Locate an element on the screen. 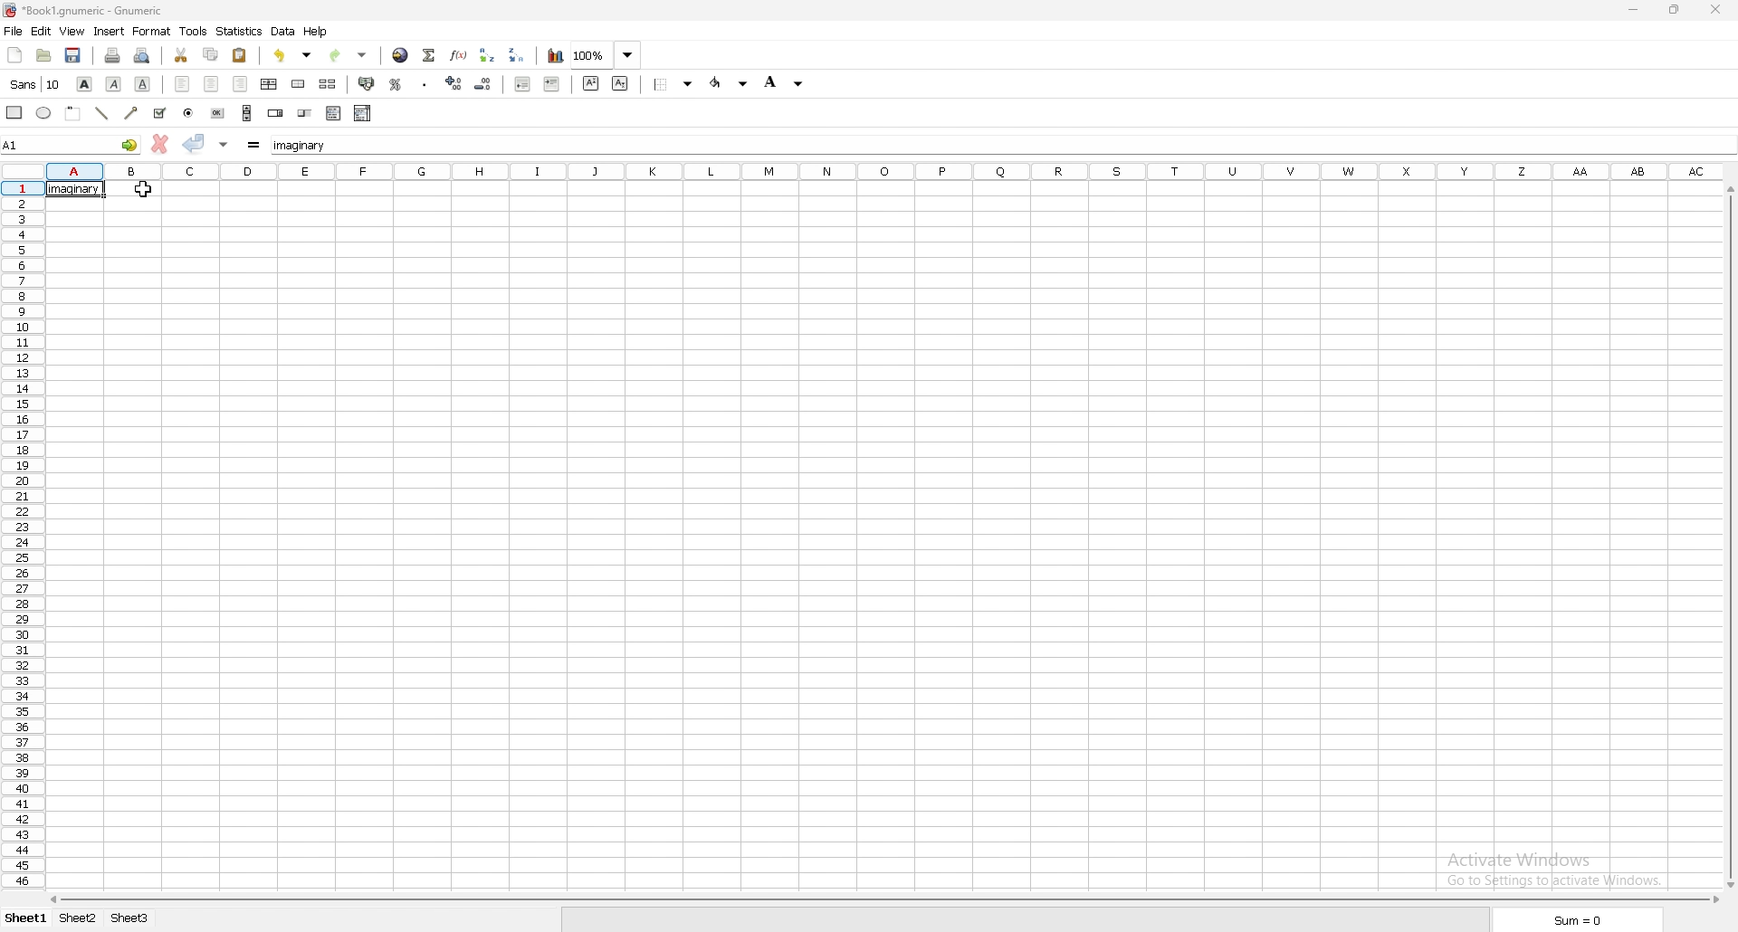  scroll bar is located at coordinates (1728, 538).